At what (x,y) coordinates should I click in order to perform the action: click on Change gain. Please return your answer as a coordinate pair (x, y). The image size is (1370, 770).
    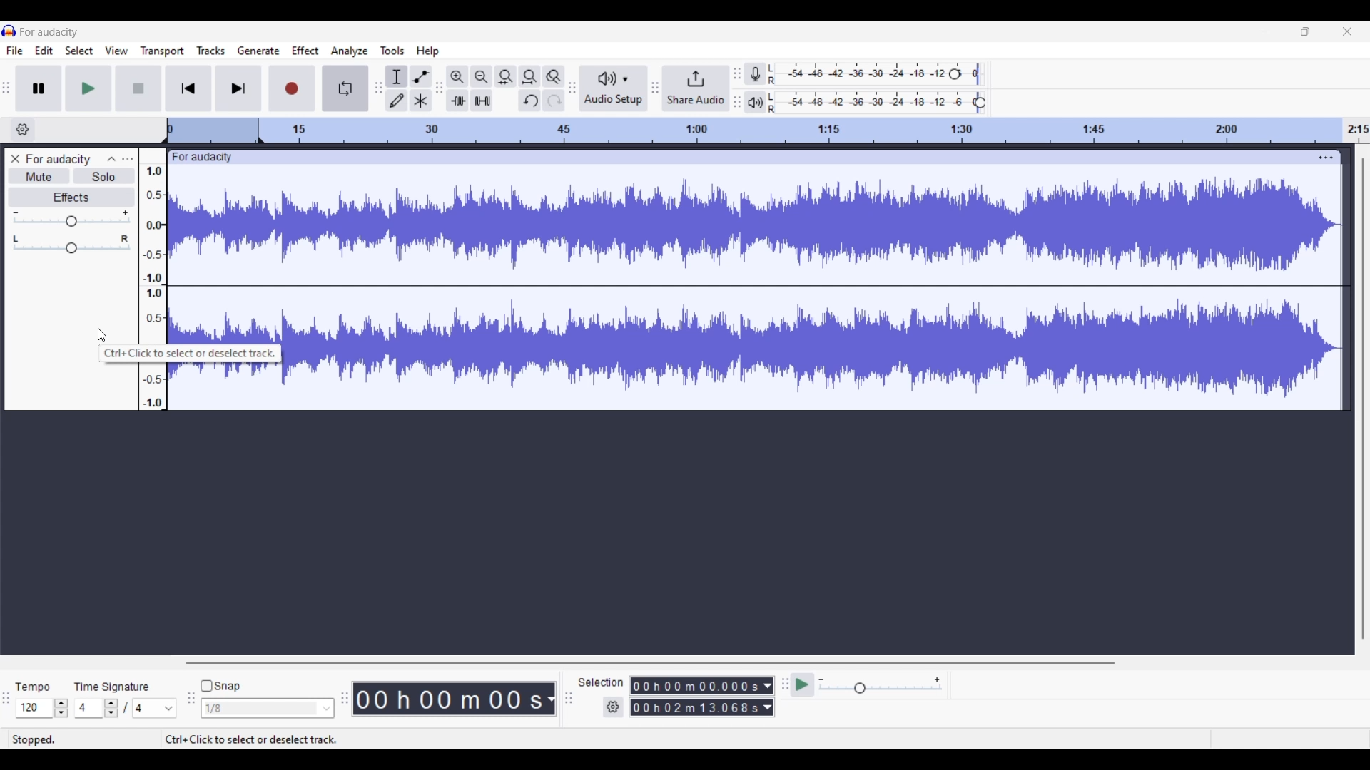
    Looking at the image, I should click on (71, 222).